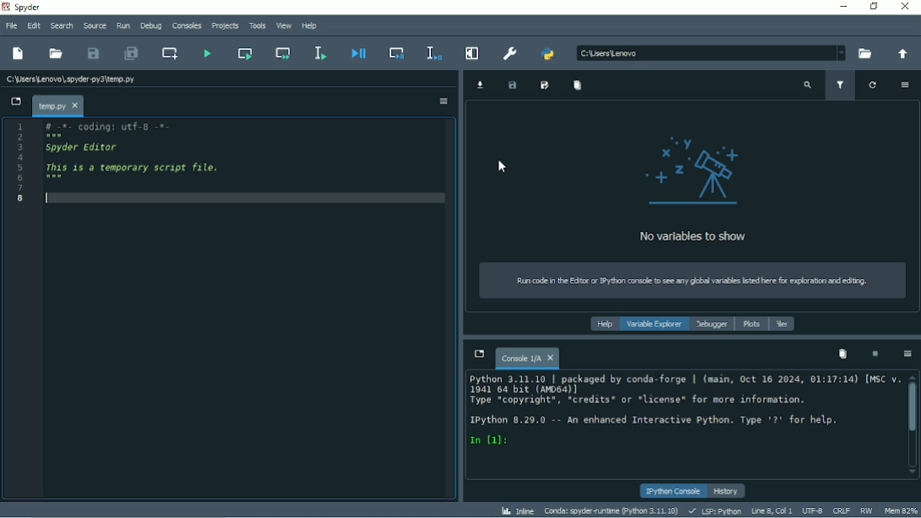  I want to click on UTF, so click(812, 510).